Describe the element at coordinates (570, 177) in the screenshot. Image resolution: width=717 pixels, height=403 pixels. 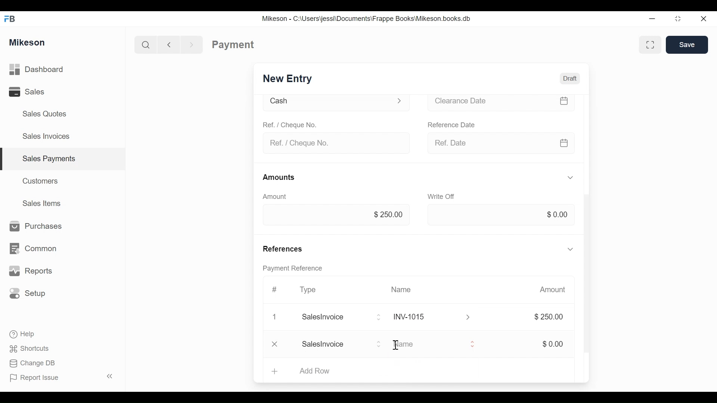
I see `Hide` at that location.